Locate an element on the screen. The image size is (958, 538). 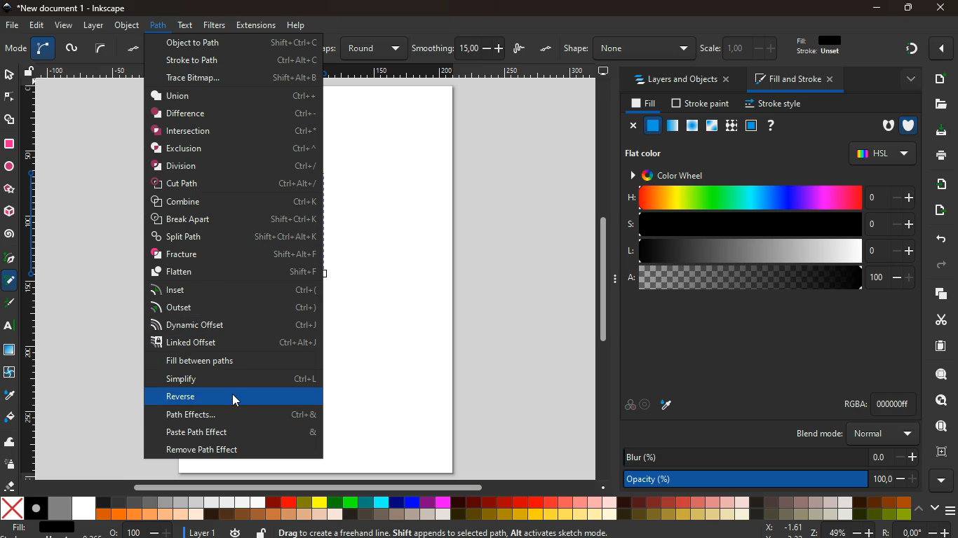
frame is located at coordinates (943, 401).